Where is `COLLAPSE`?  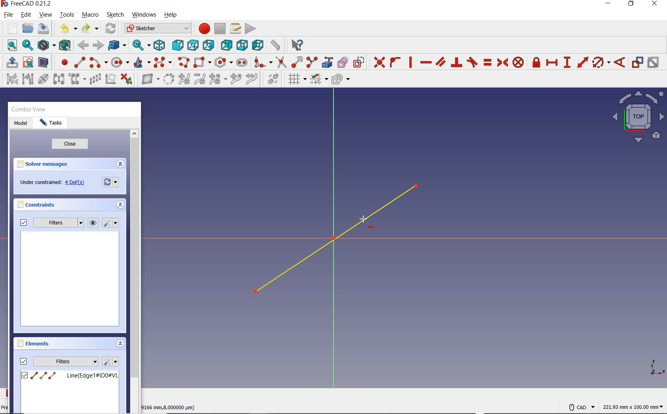
COLLAPSE is located at coordinates (120, 205).